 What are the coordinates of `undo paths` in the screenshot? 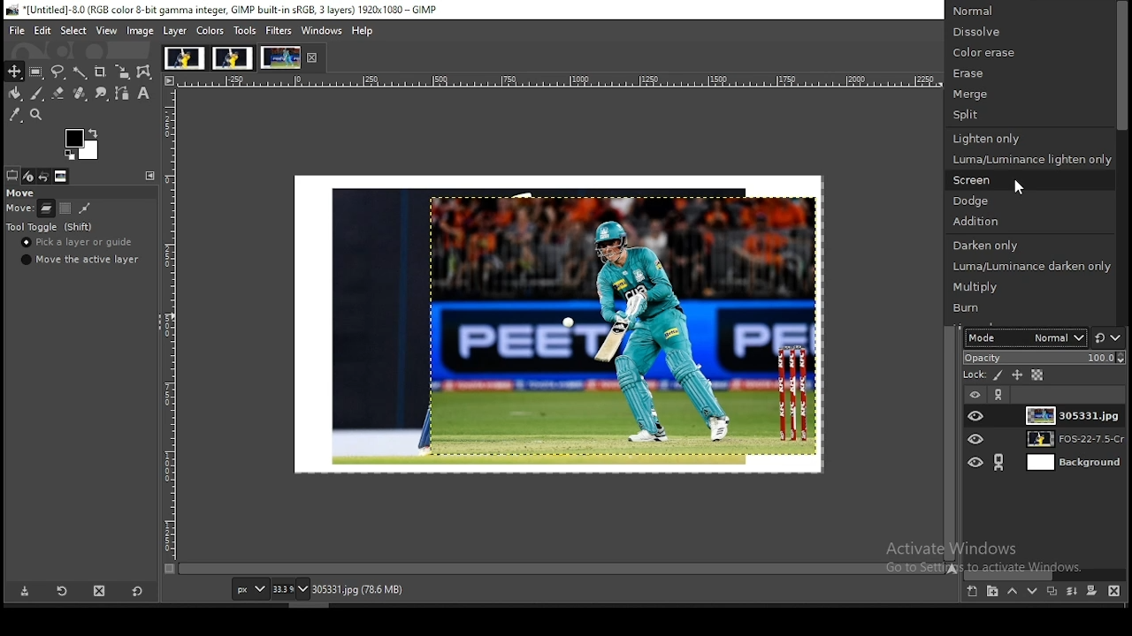 It's located at (85, 208).